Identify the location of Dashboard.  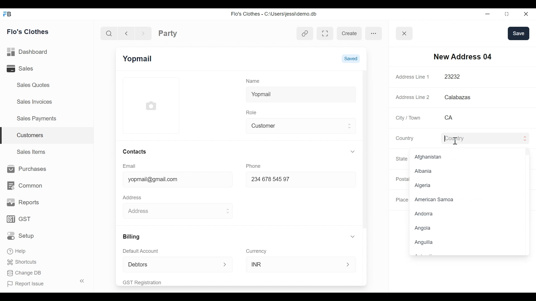
(29, 52).